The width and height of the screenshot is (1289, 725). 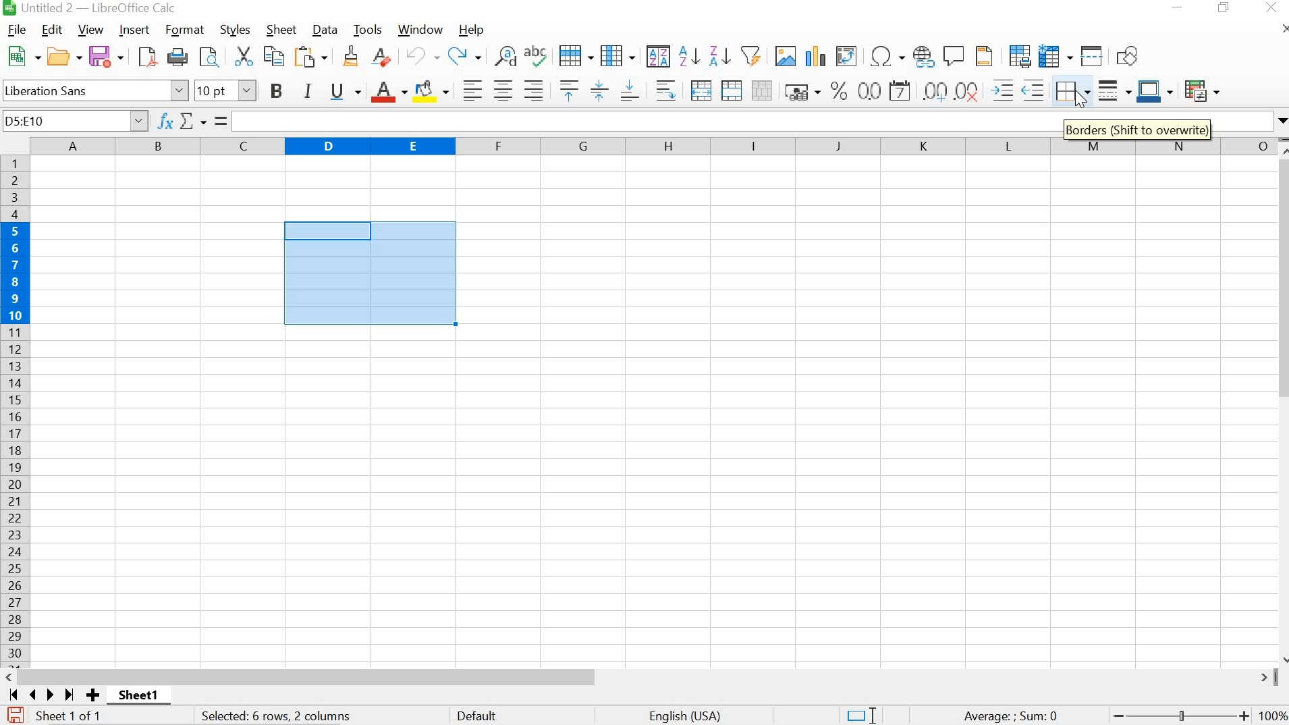 I want to click on DEFAULT, so click(x=480, y=717).